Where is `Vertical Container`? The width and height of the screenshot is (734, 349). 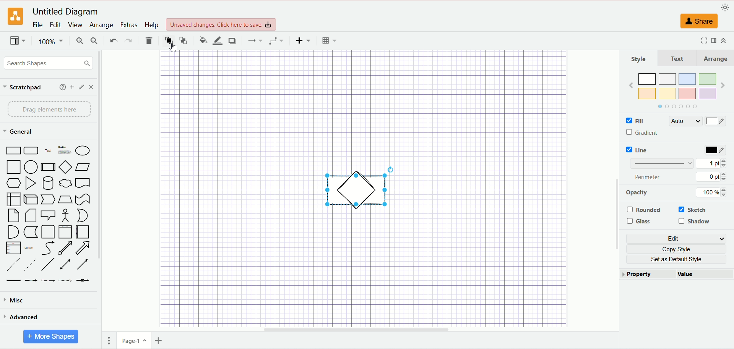
Vertical Container is located at coordinates (67, 231).